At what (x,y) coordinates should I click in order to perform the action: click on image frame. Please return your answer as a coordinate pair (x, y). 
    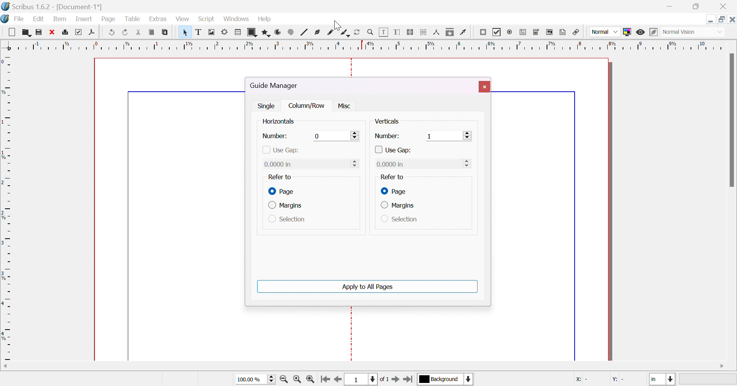
    Looking at the image, I should click on (213, 33).